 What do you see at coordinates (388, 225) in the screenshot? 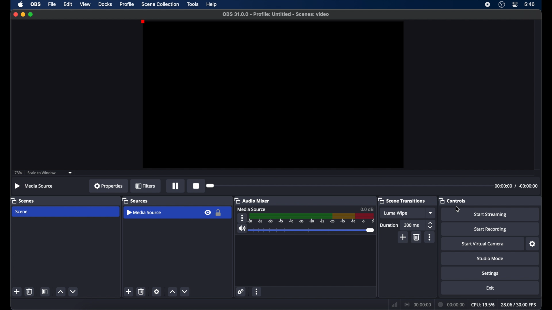
I see `duration` at bounding box center [388, 225].